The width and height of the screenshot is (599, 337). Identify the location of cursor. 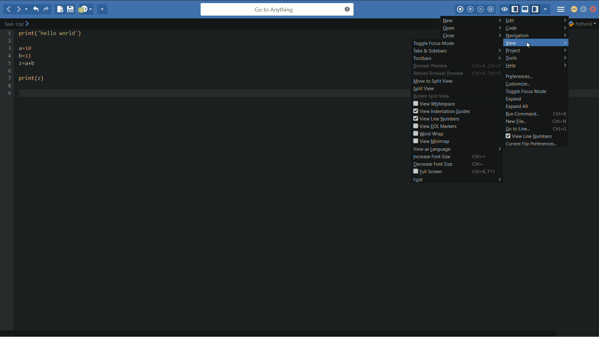
(531, 45).